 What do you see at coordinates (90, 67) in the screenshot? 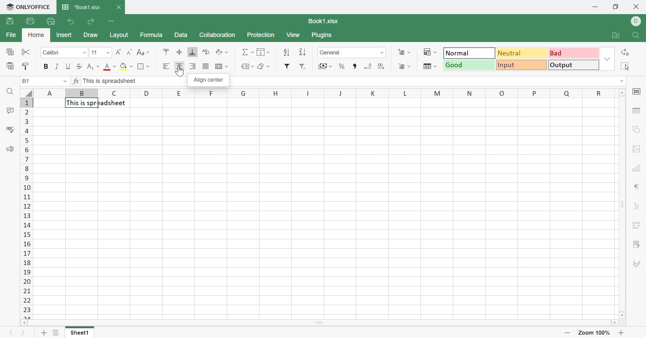
I see `Superscript/Subscript` at bounding box center [90, 67].